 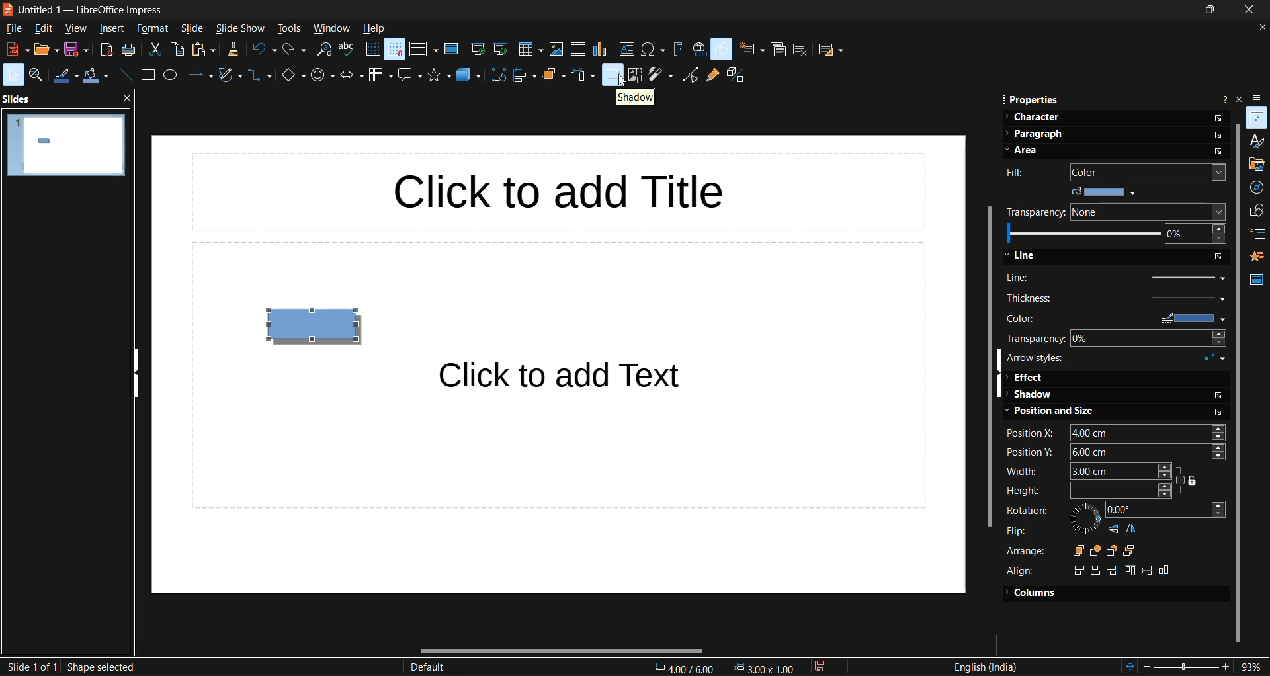 I want to click on slideshow, so click(x=239, y=29).